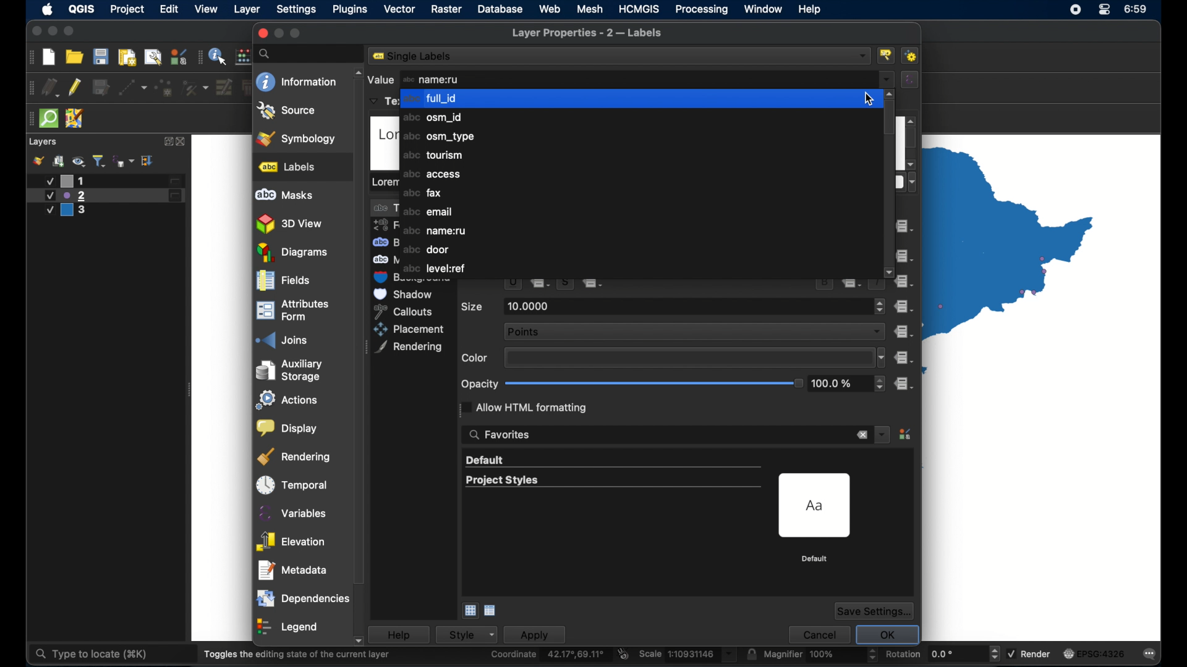 This screenshot has height=667, width=1187. I want to click on render, so click(1029, 652).